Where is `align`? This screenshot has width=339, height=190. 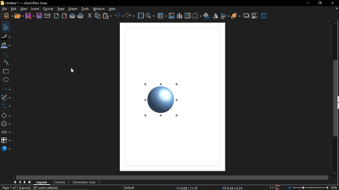 align is located at coordinates (225, 16).